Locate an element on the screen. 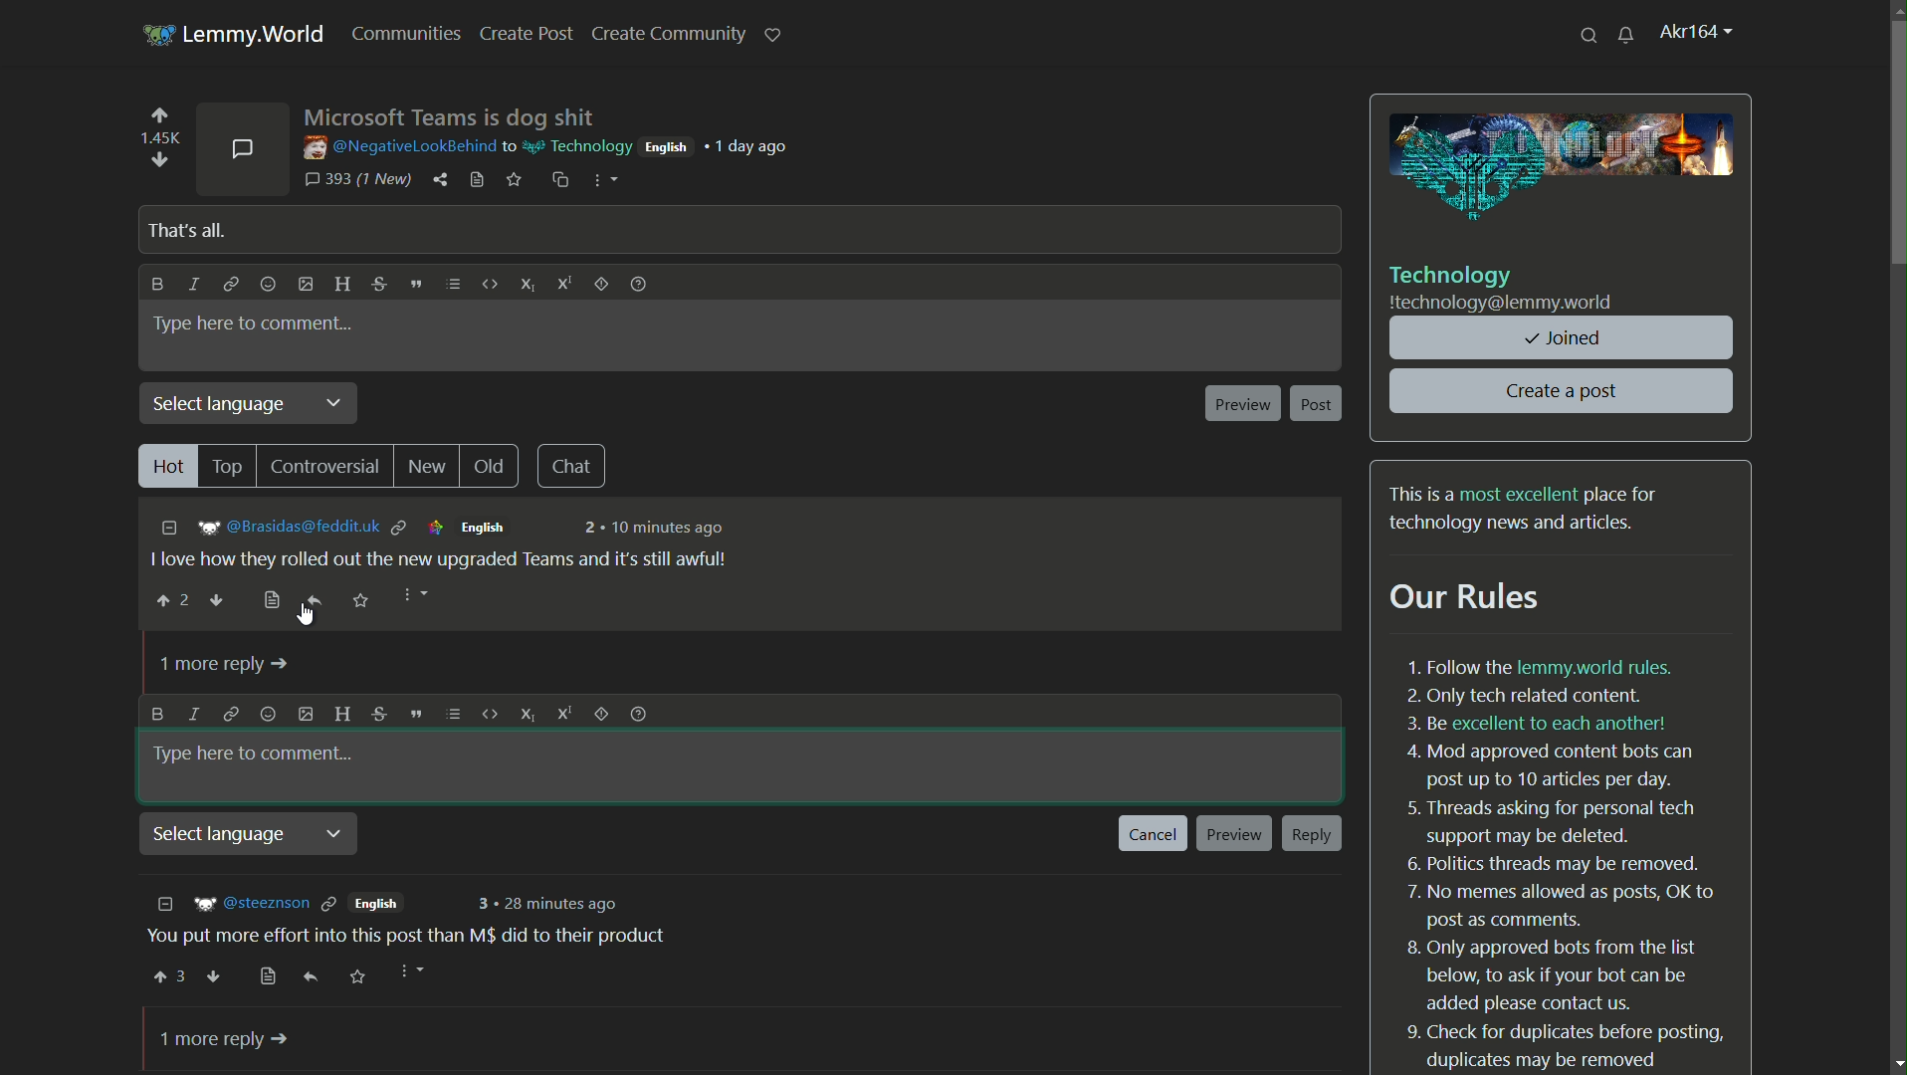  community server name is located at coordinates (1503, 304).